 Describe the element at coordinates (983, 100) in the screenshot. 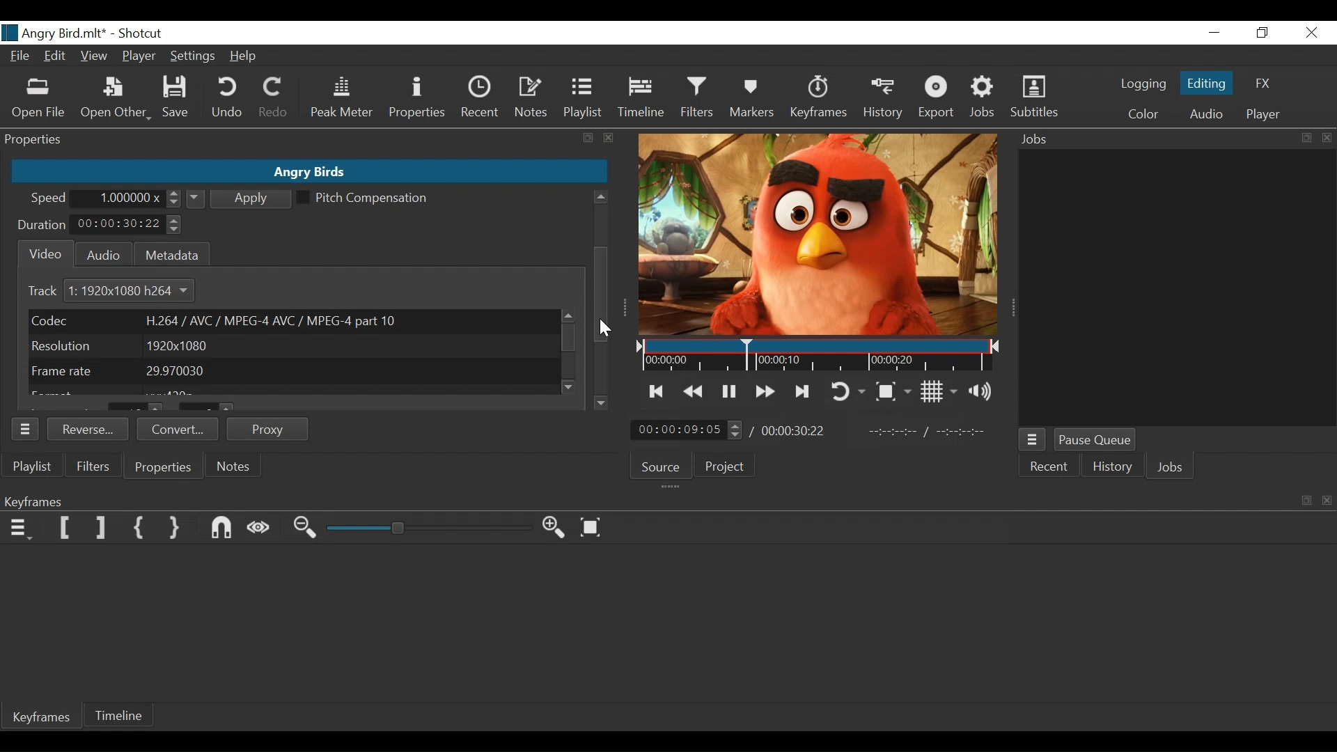

I see `Jobs` at that location.